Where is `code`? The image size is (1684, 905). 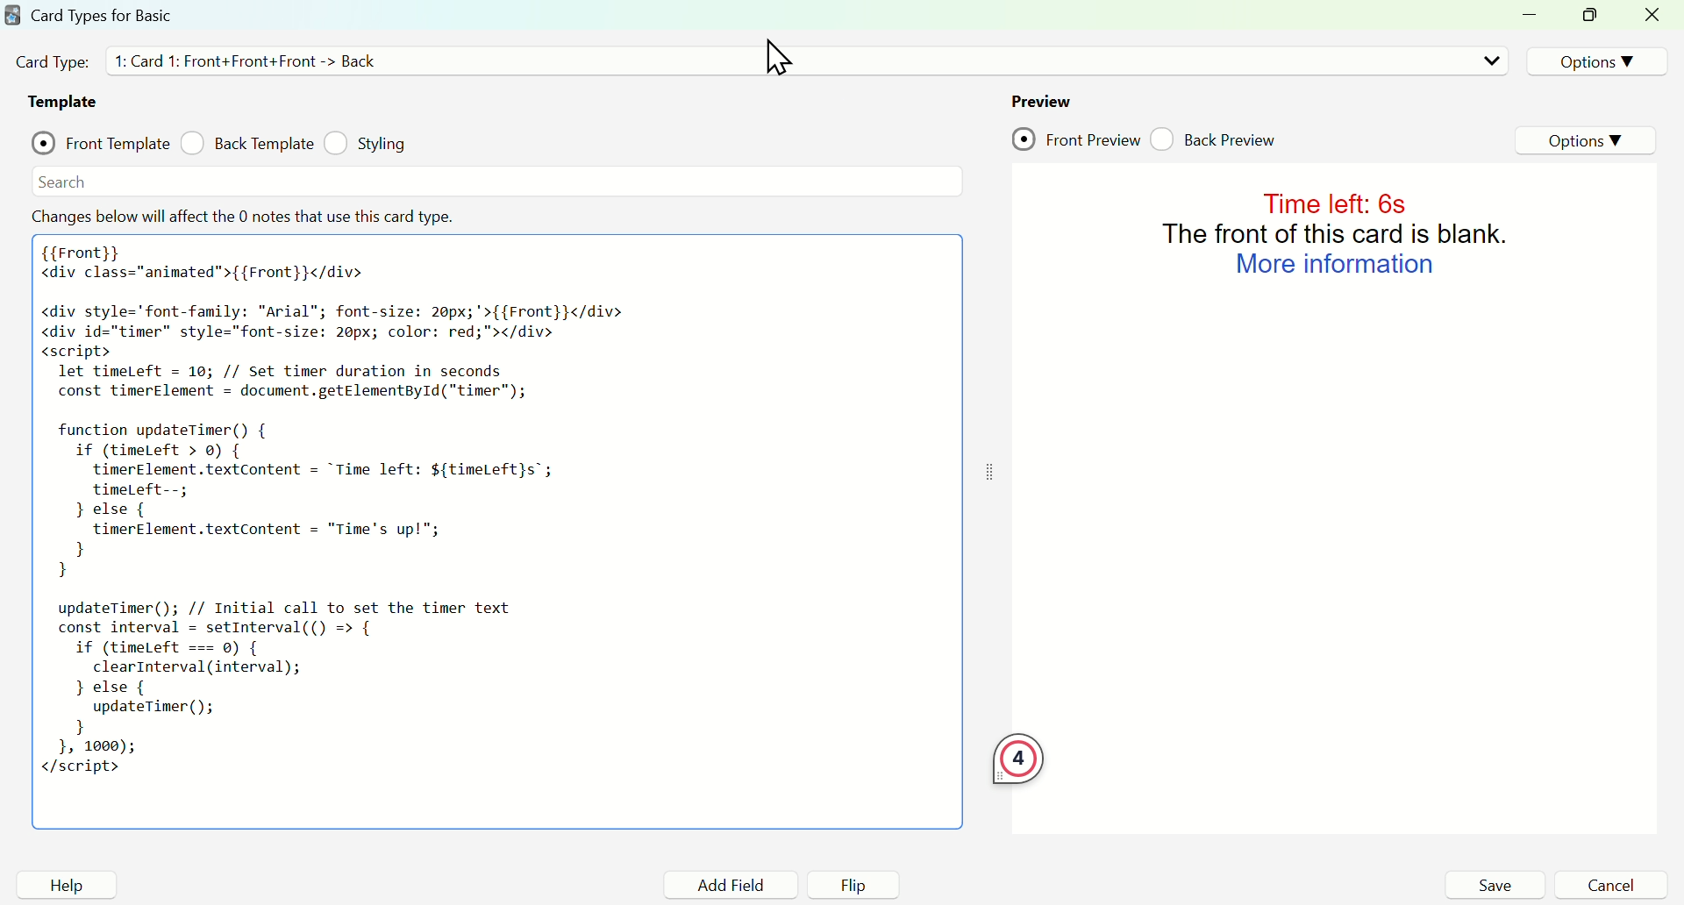
code is located at coordinates (335, 517).